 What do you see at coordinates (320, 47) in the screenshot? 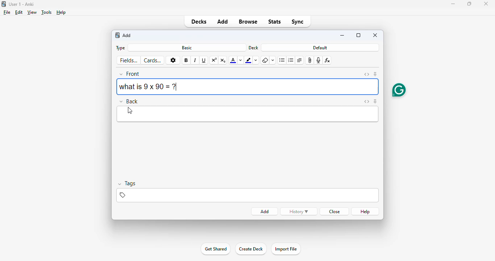
I see `default` at bounding box center [320, 47].